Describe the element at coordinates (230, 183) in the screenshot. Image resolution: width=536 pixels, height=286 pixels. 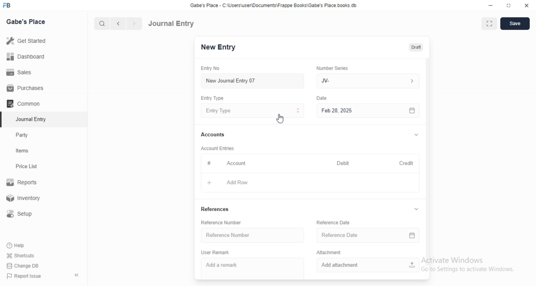
I see `+ AddRow` at that location.